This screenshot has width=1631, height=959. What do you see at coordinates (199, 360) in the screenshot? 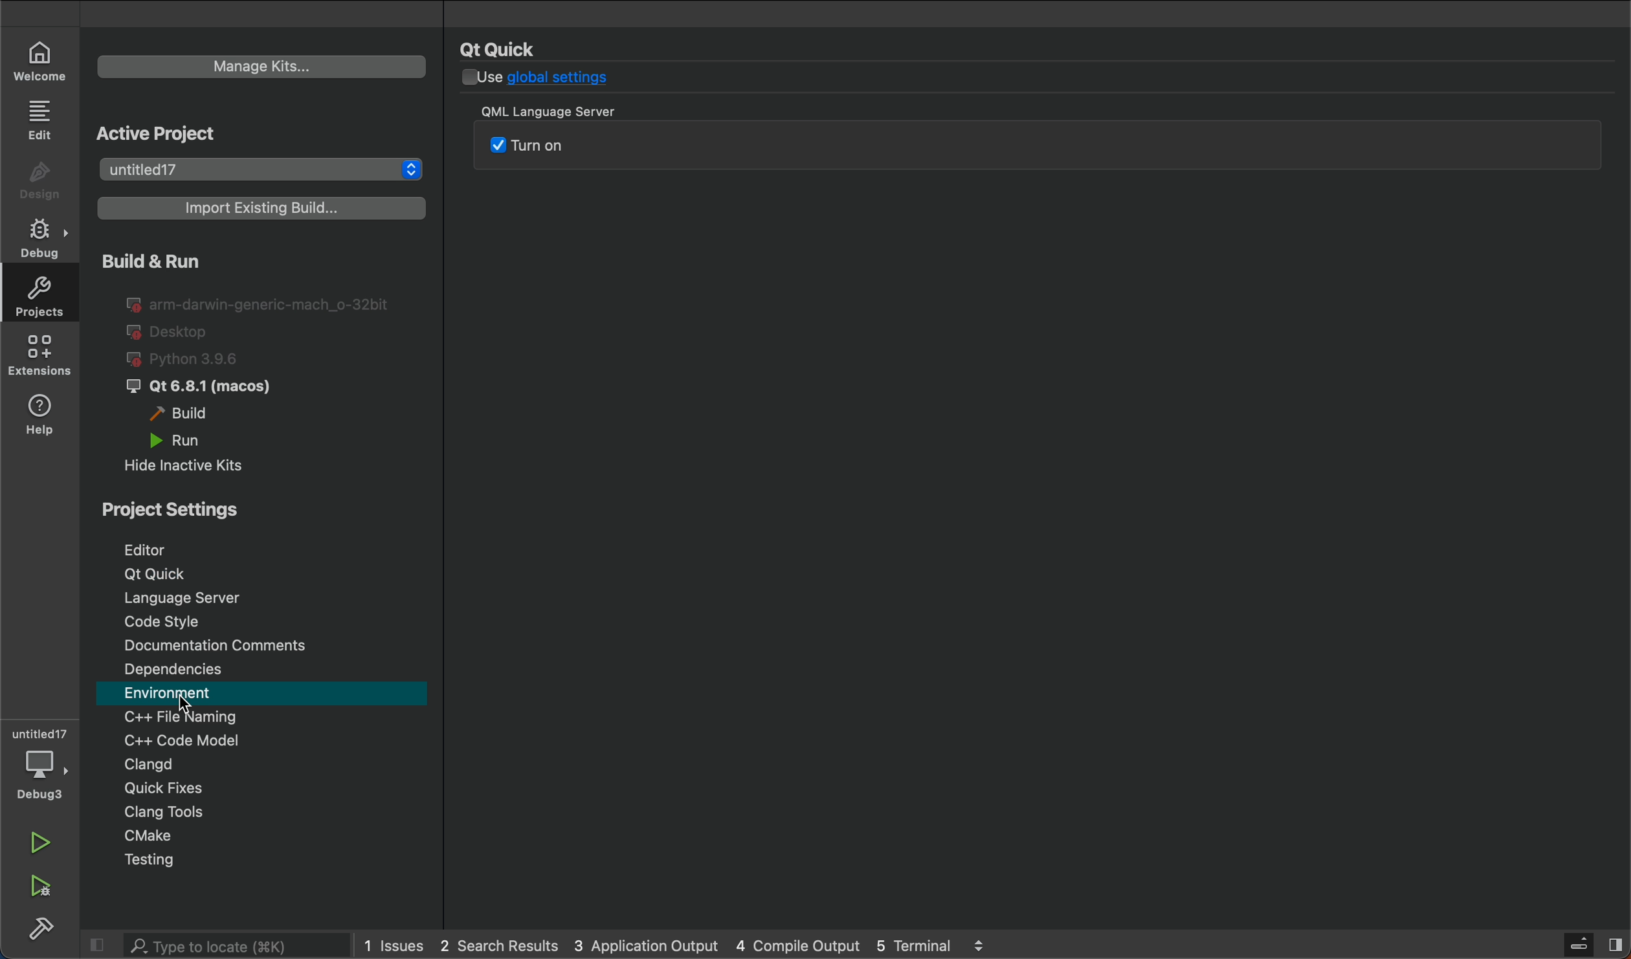
I see `python 3.96` at bounding box center [199, 360].